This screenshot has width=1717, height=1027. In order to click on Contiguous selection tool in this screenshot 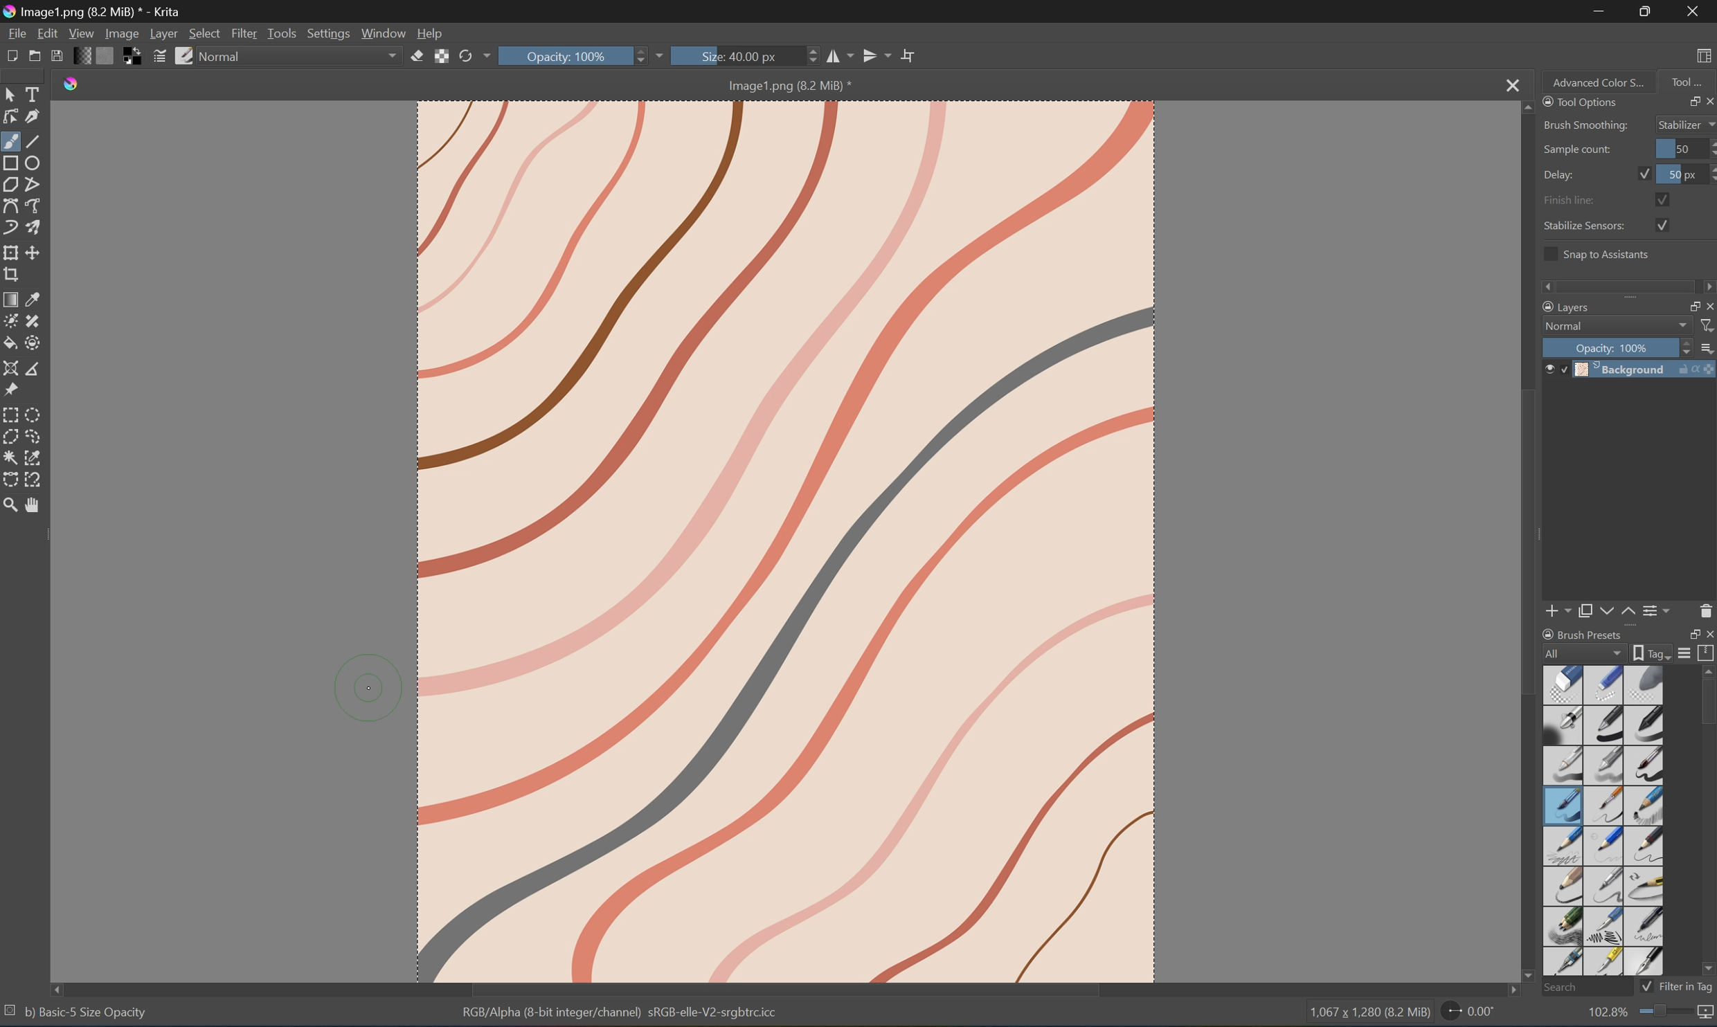, I will do `click(11, 457)`.